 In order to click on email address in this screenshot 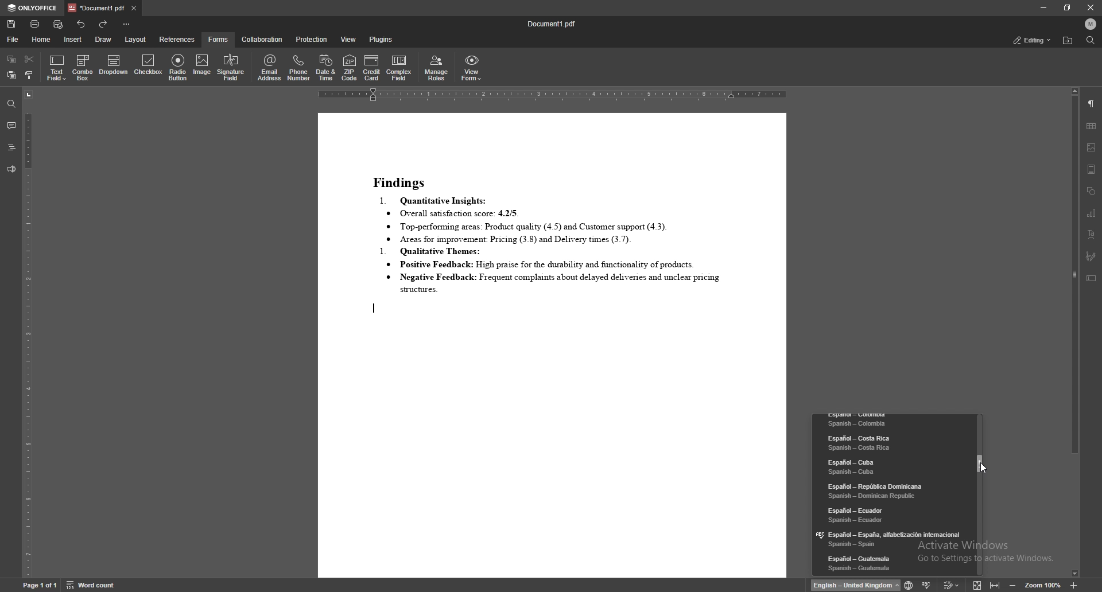, I will do `click(270, 68)`.